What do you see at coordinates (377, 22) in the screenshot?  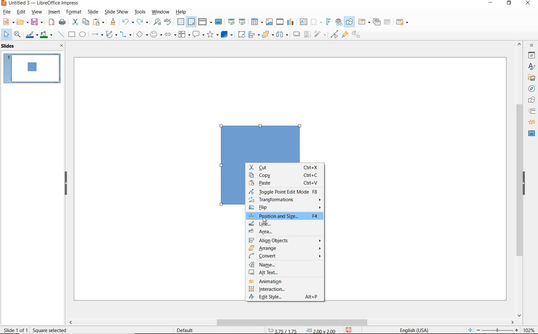 I see `duplicate slide` at bounding box center [377, 22].